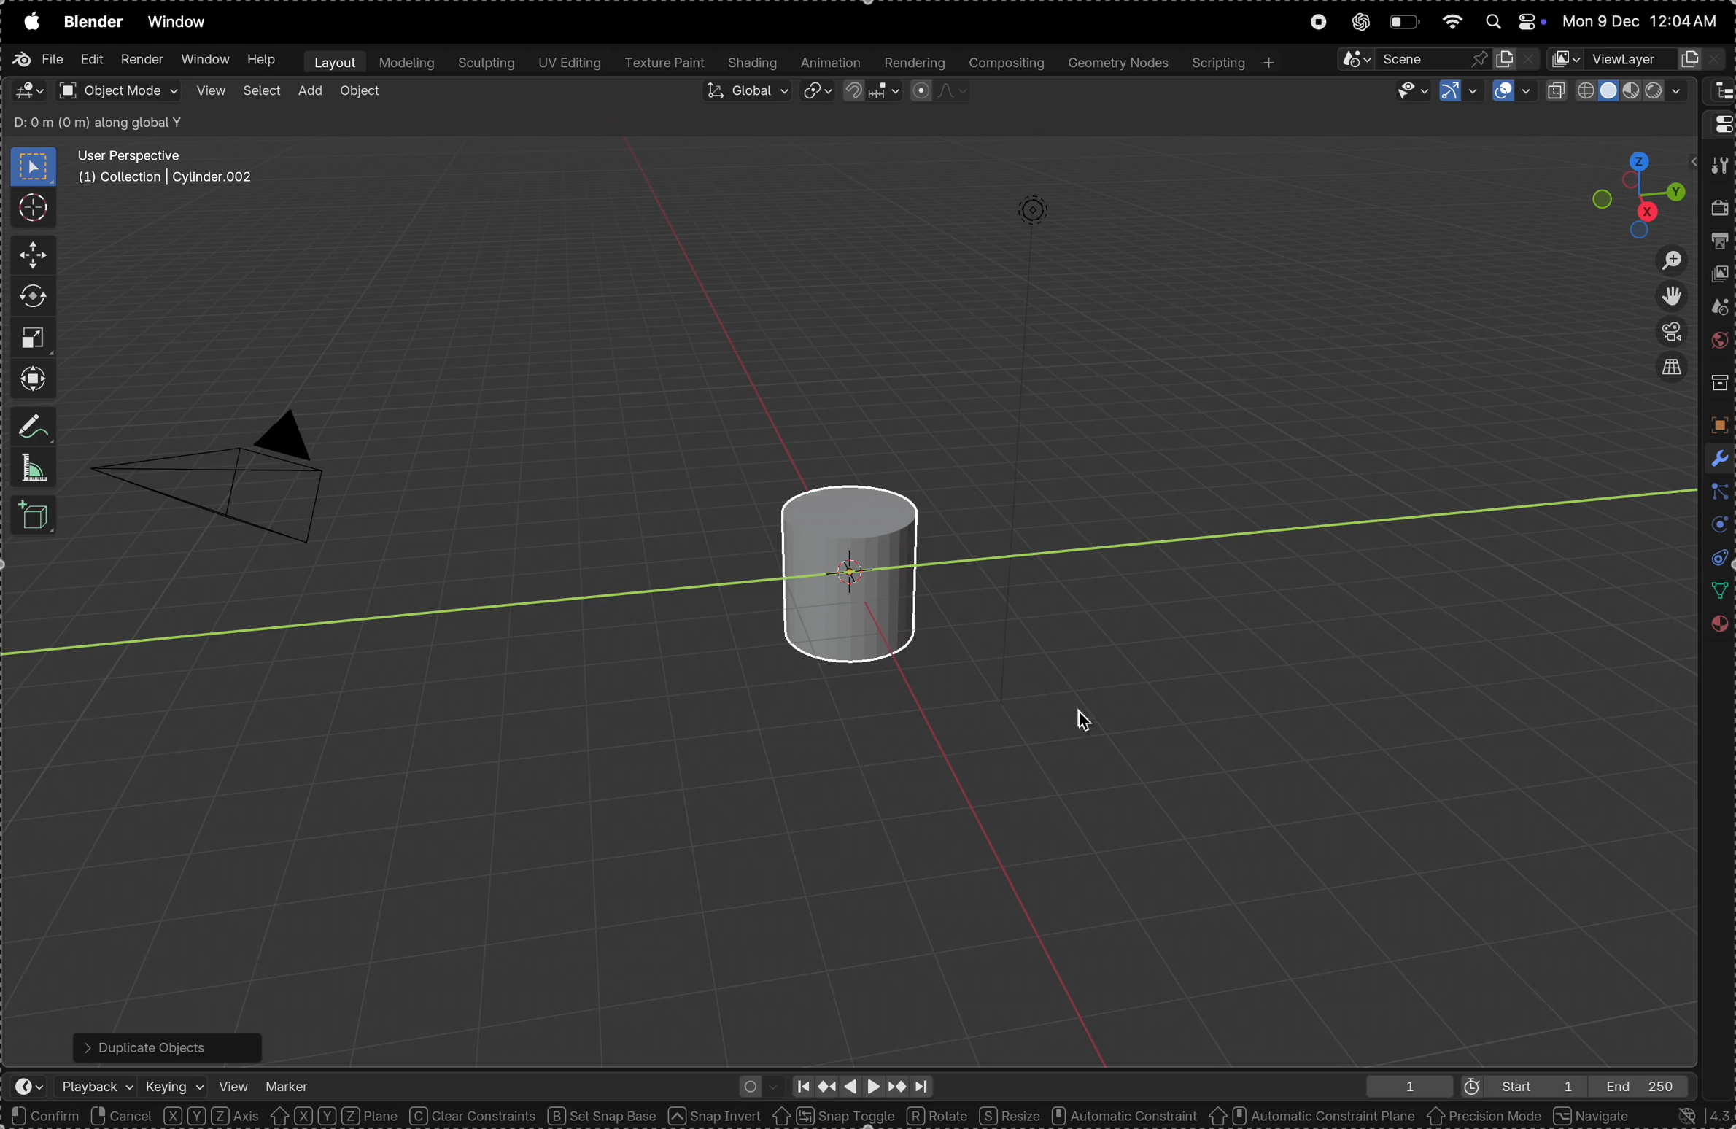 Image resolution: width=1736 pixels, height=1129 pixels. Describe the element at coordinates (1718, 629) in the screenshot. I see `material` at that location.